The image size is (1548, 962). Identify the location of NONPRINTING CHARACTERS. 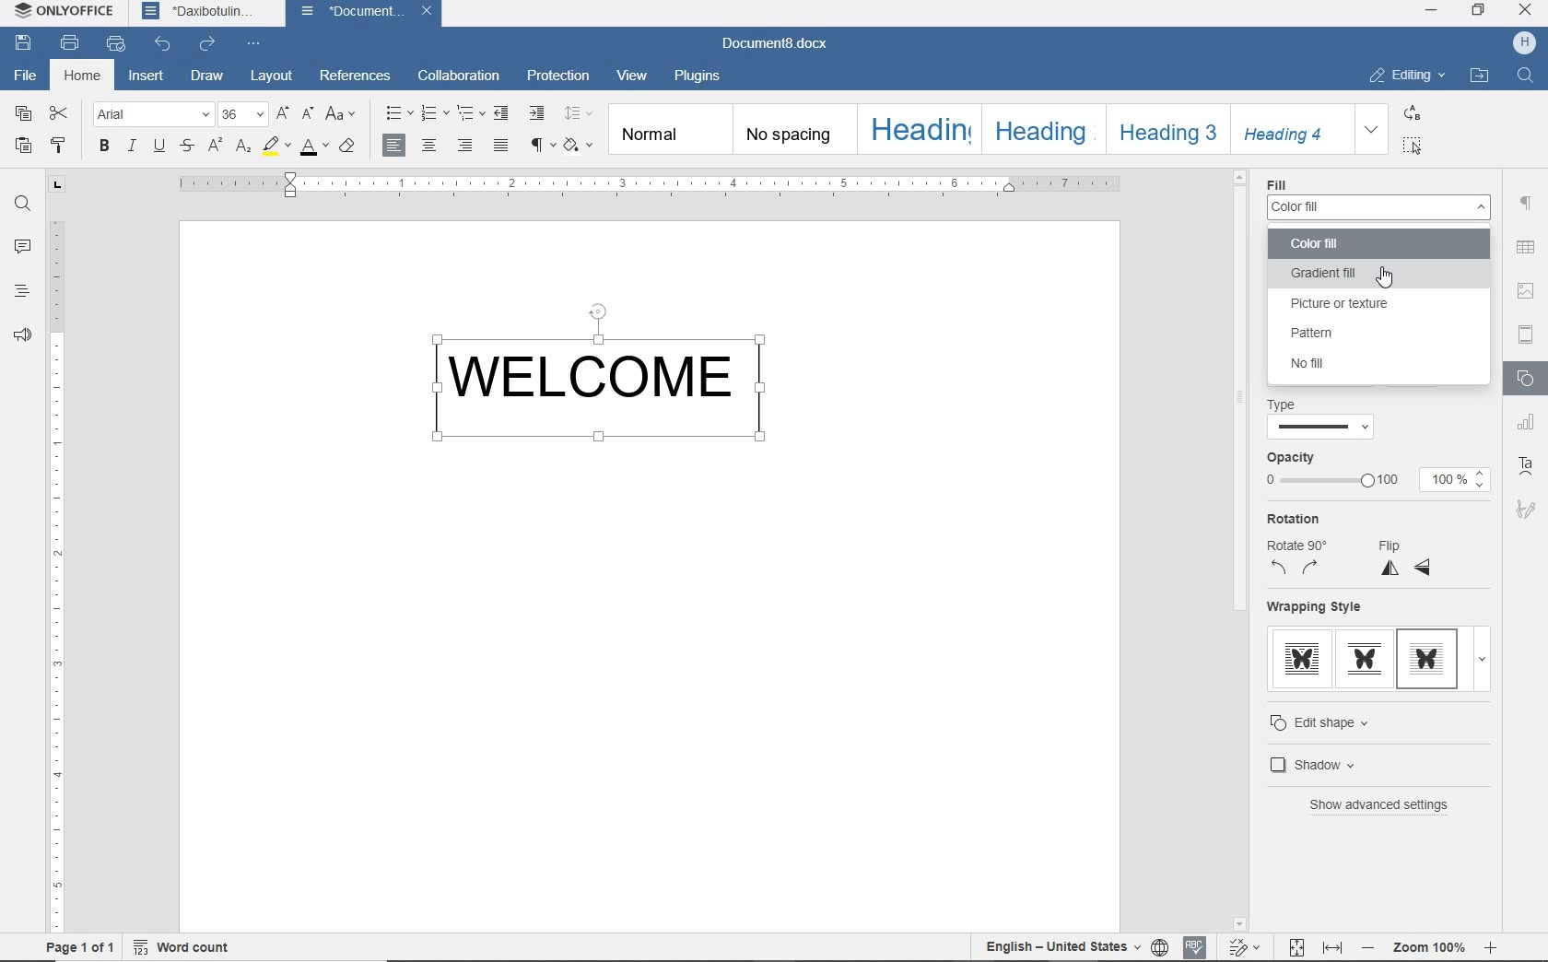
(540, 145).